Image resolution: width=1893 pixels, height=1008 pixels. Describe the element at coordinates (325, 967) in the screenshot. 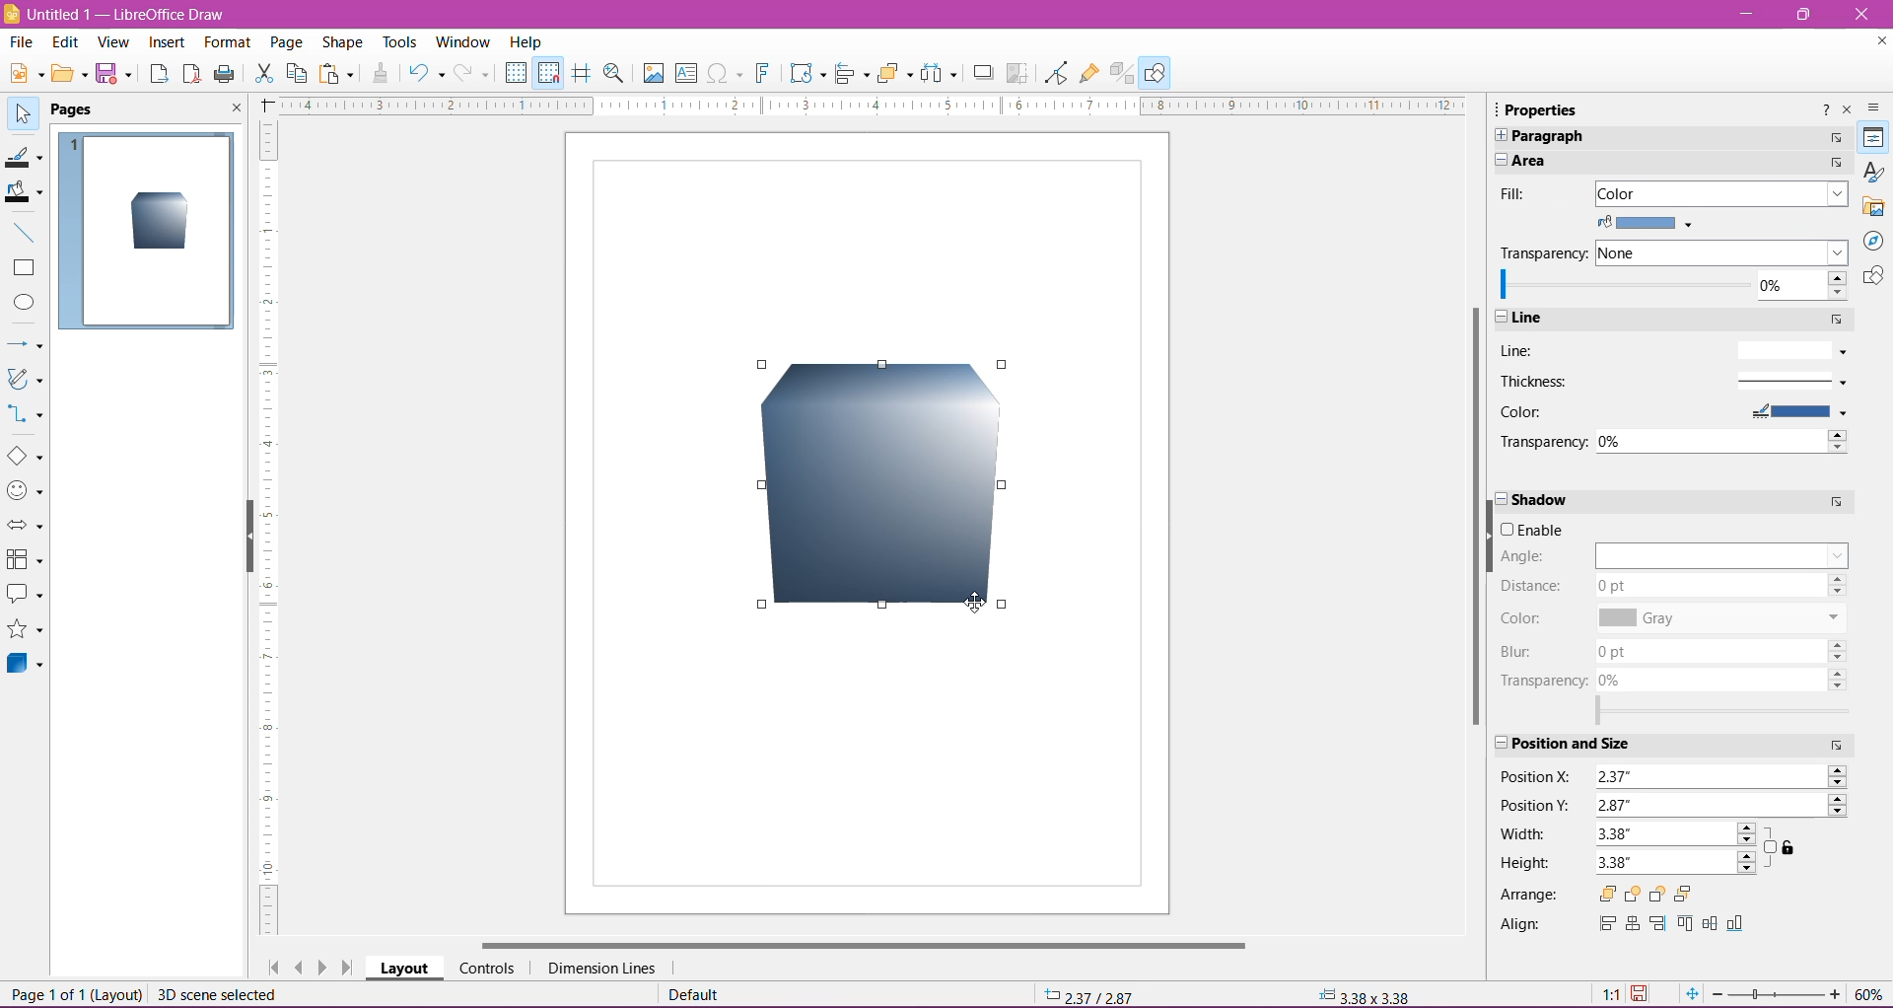

I see `Scroll to next page` at that location.